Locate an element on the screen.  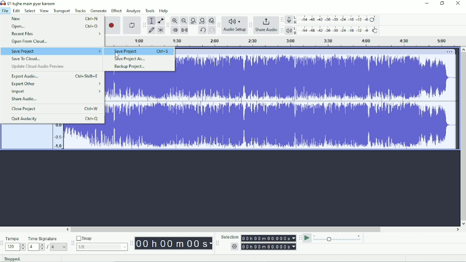
Audacity edit toolbar is located at coordinates (167, 26).